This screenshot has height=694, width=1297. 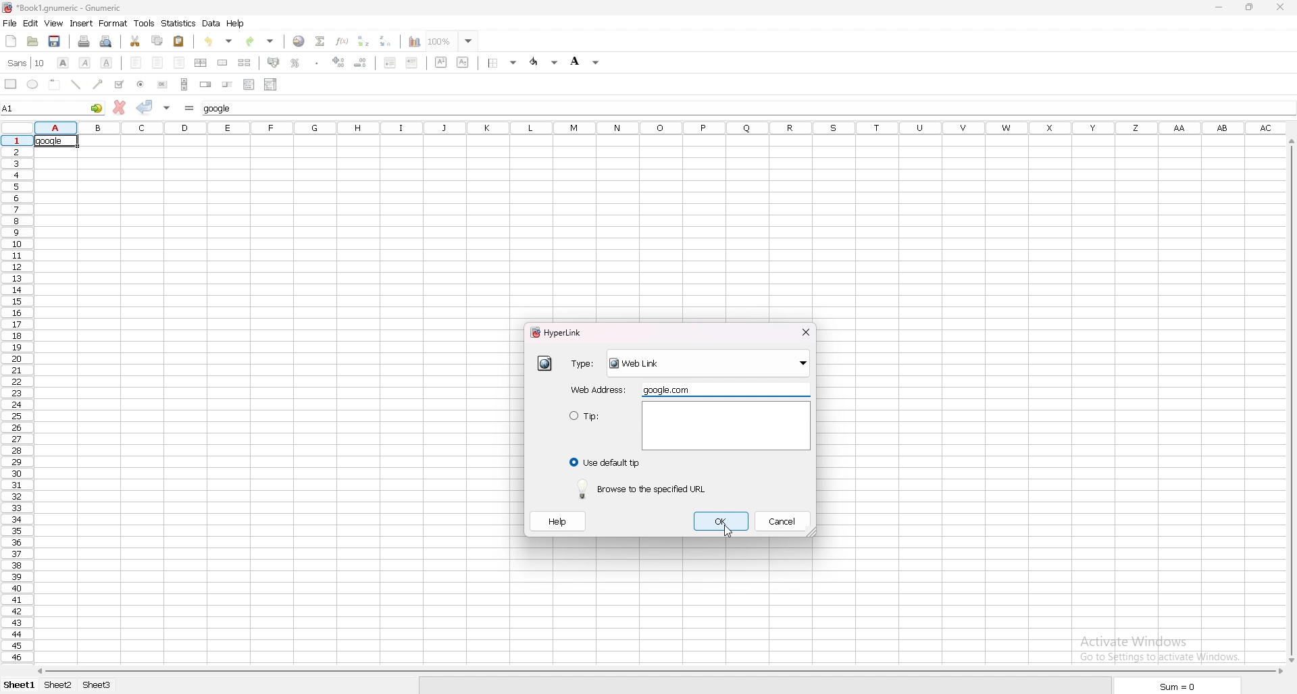 What do you see at coordinates (56, 84) in the screenshot?
I see `frame` at bounding box center [56, 84].